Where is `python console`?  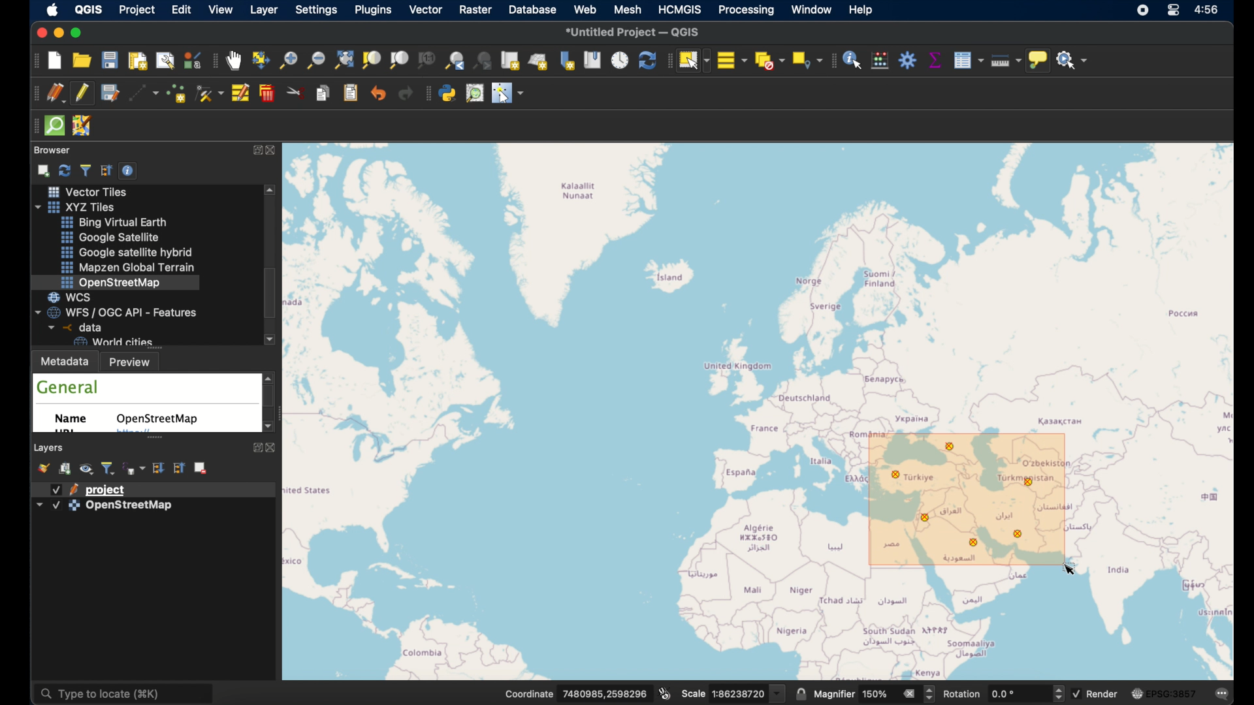 python console is located at coordinates (449, 93).